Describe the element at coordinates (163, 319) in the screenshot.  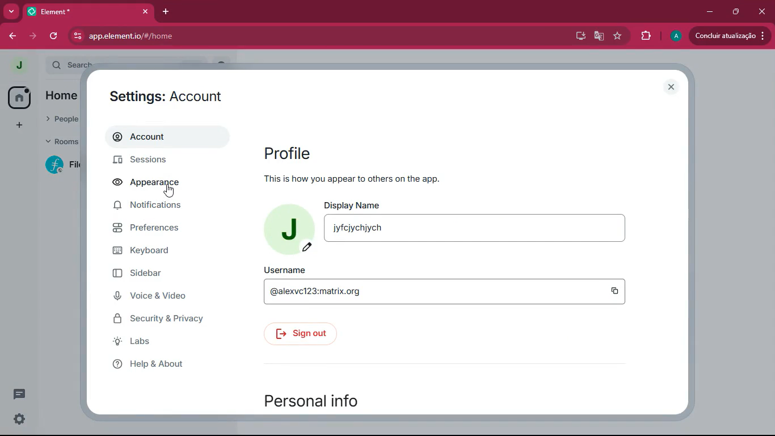
I see `Security & Privacy` at that location.